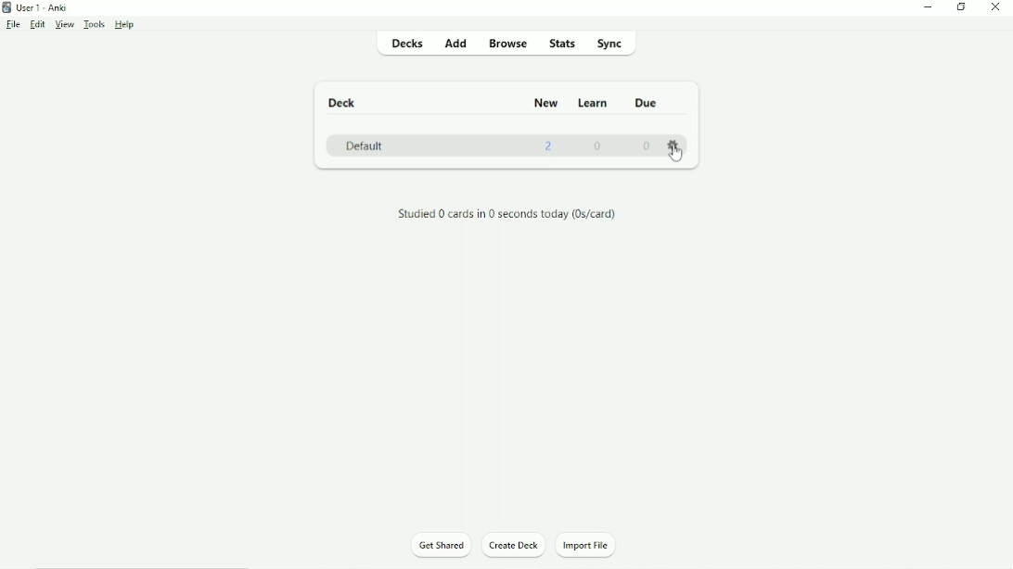 This screenshot has height=569, width=1013. What do you see at coordinates (676, 142) in the screenshot?
I see `Settings` at bounding box center [676, 142].